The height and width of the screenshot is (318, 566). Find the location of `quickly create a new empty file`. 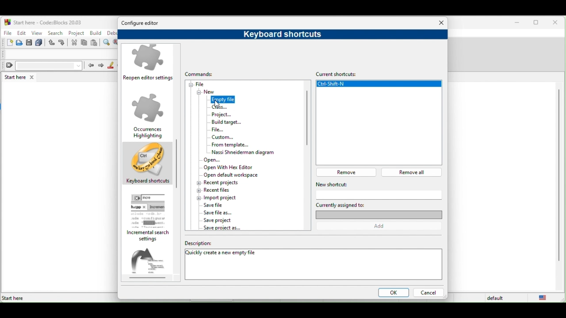

quickly create a new empty file is located at coordinates (222, 254).